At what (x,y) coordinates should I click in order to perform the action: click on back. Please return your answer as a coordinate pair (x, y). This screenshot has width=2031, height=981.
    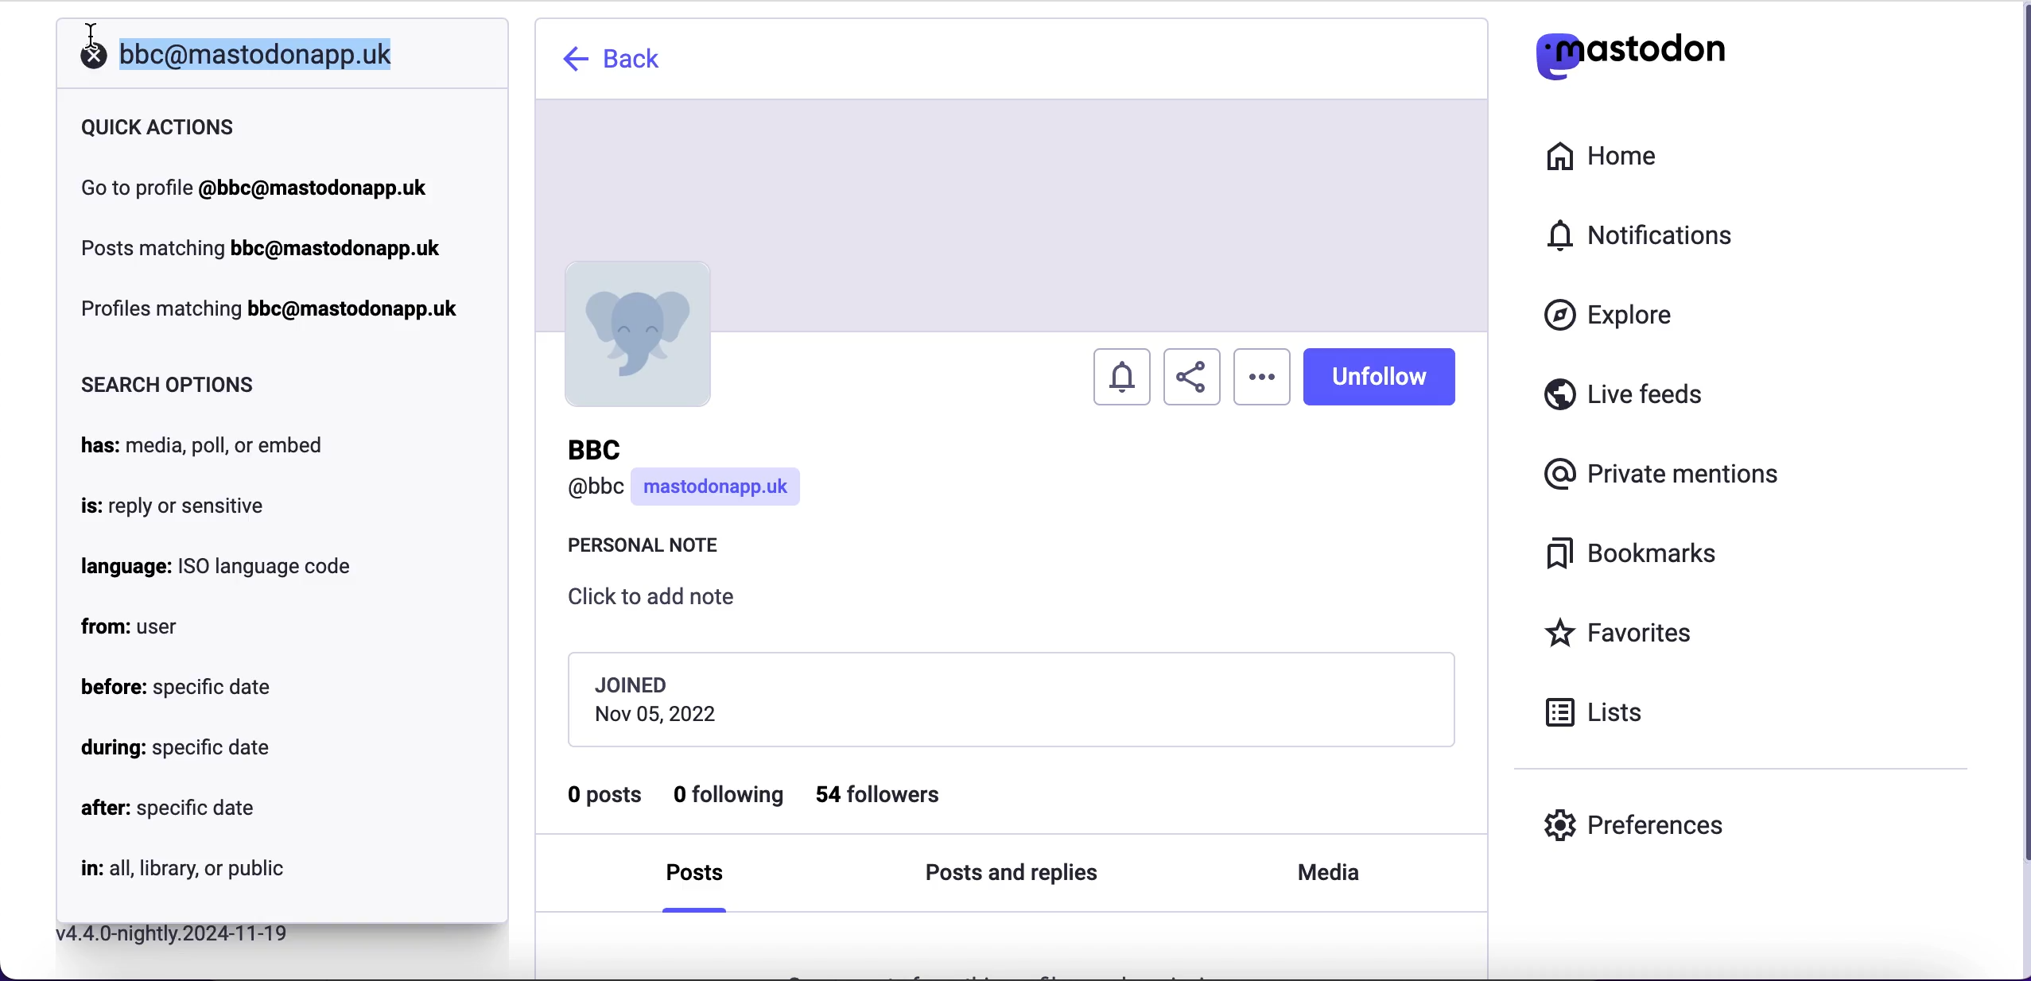
    Looking at the image, I should click on (616, 59).